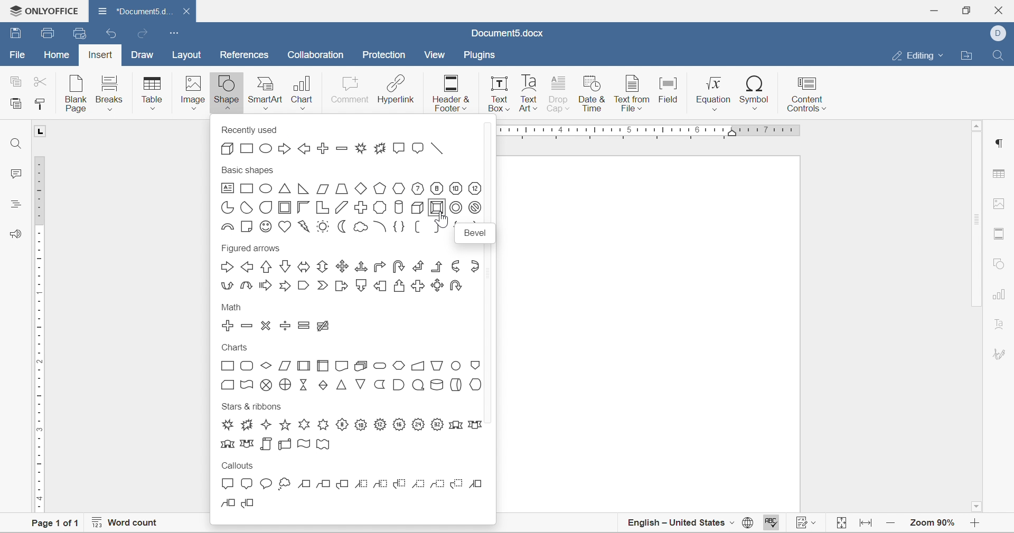 Image resolution: width=1014 pixels, height=533 pixels. What do you see at coordinates (681, 522) in the screenshot?
I see `english - united states` at bounding box center [681, 522].